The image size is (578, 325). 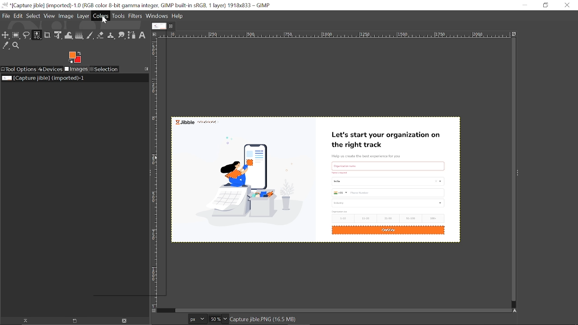 What do you see at coordinates (156, 173) in the screenshot?
I see `Vertical label` at bounding box center [156, 173].